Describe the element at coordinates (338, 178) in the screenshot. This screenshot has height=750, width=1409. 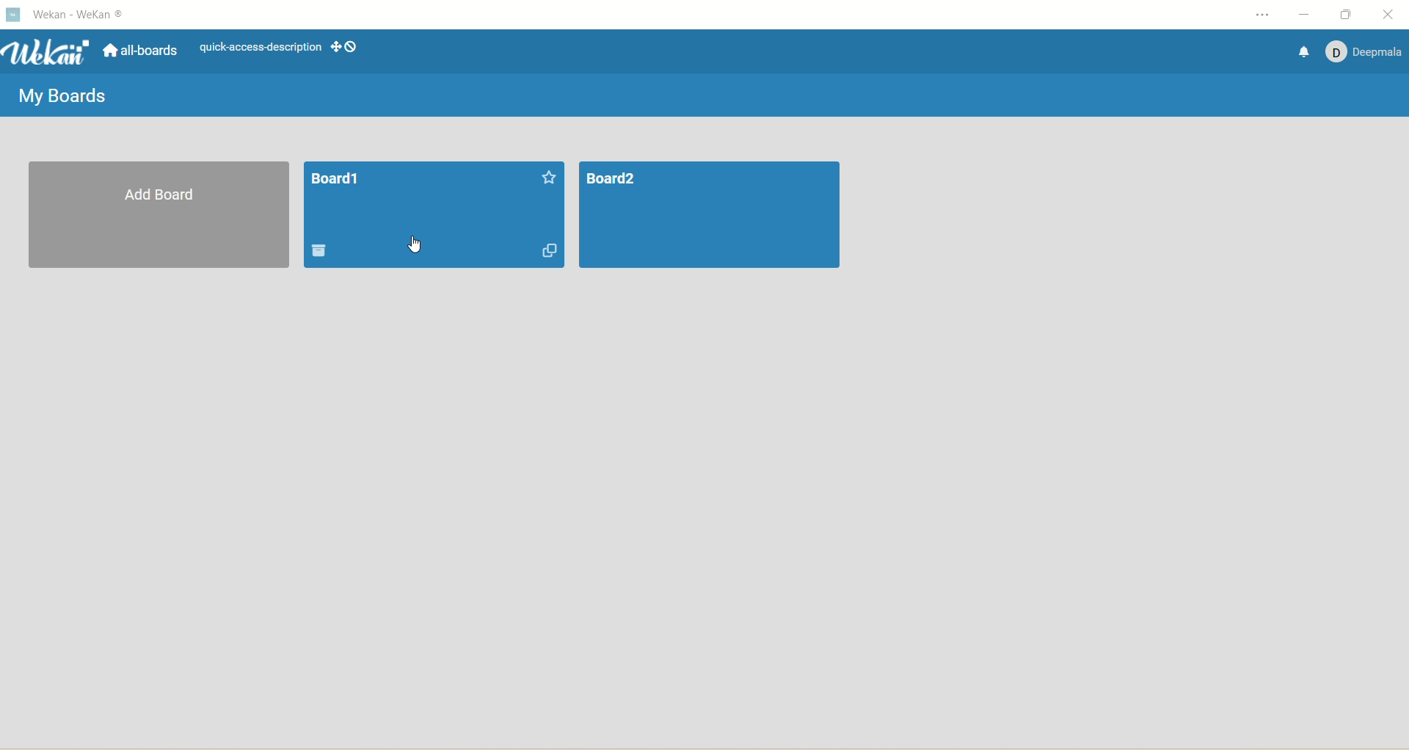
I see `title` at that location.